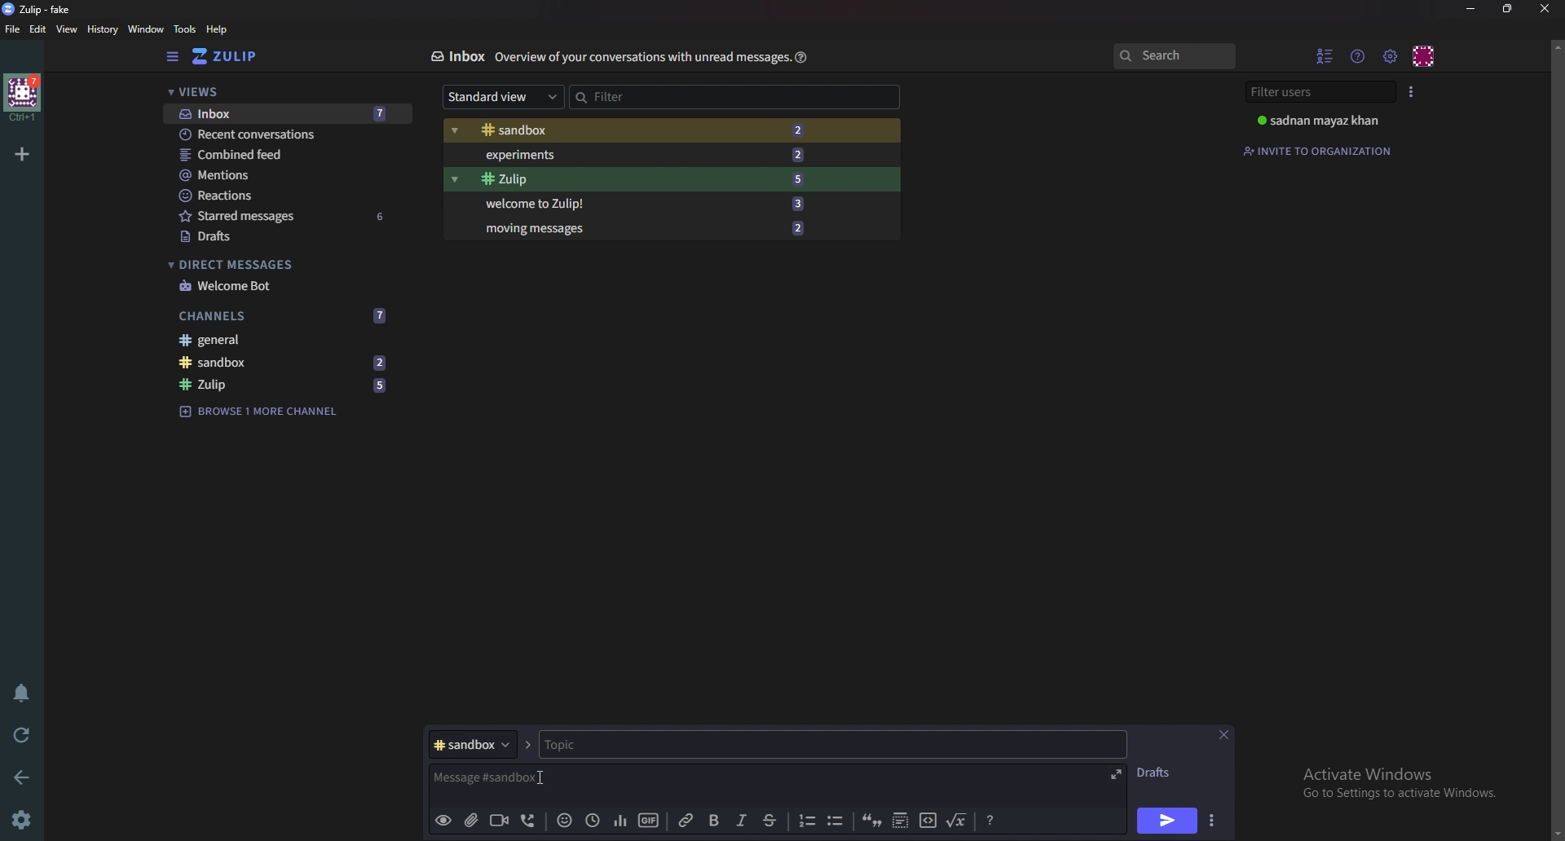 This screenshot has width=1565, height=841. What do you see at coordinates (282, 113) in the screenshot?
I see `Inbox` at bounding box center [282, 113].